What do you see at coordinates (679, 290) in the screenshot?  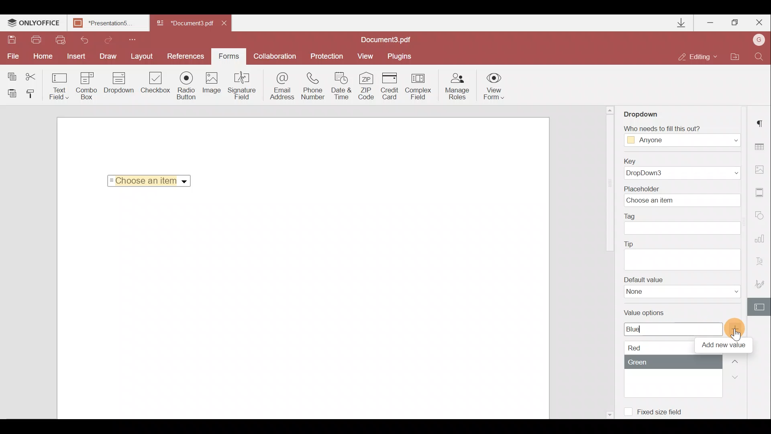 I see `Default value` at bounding box center [679, 290].